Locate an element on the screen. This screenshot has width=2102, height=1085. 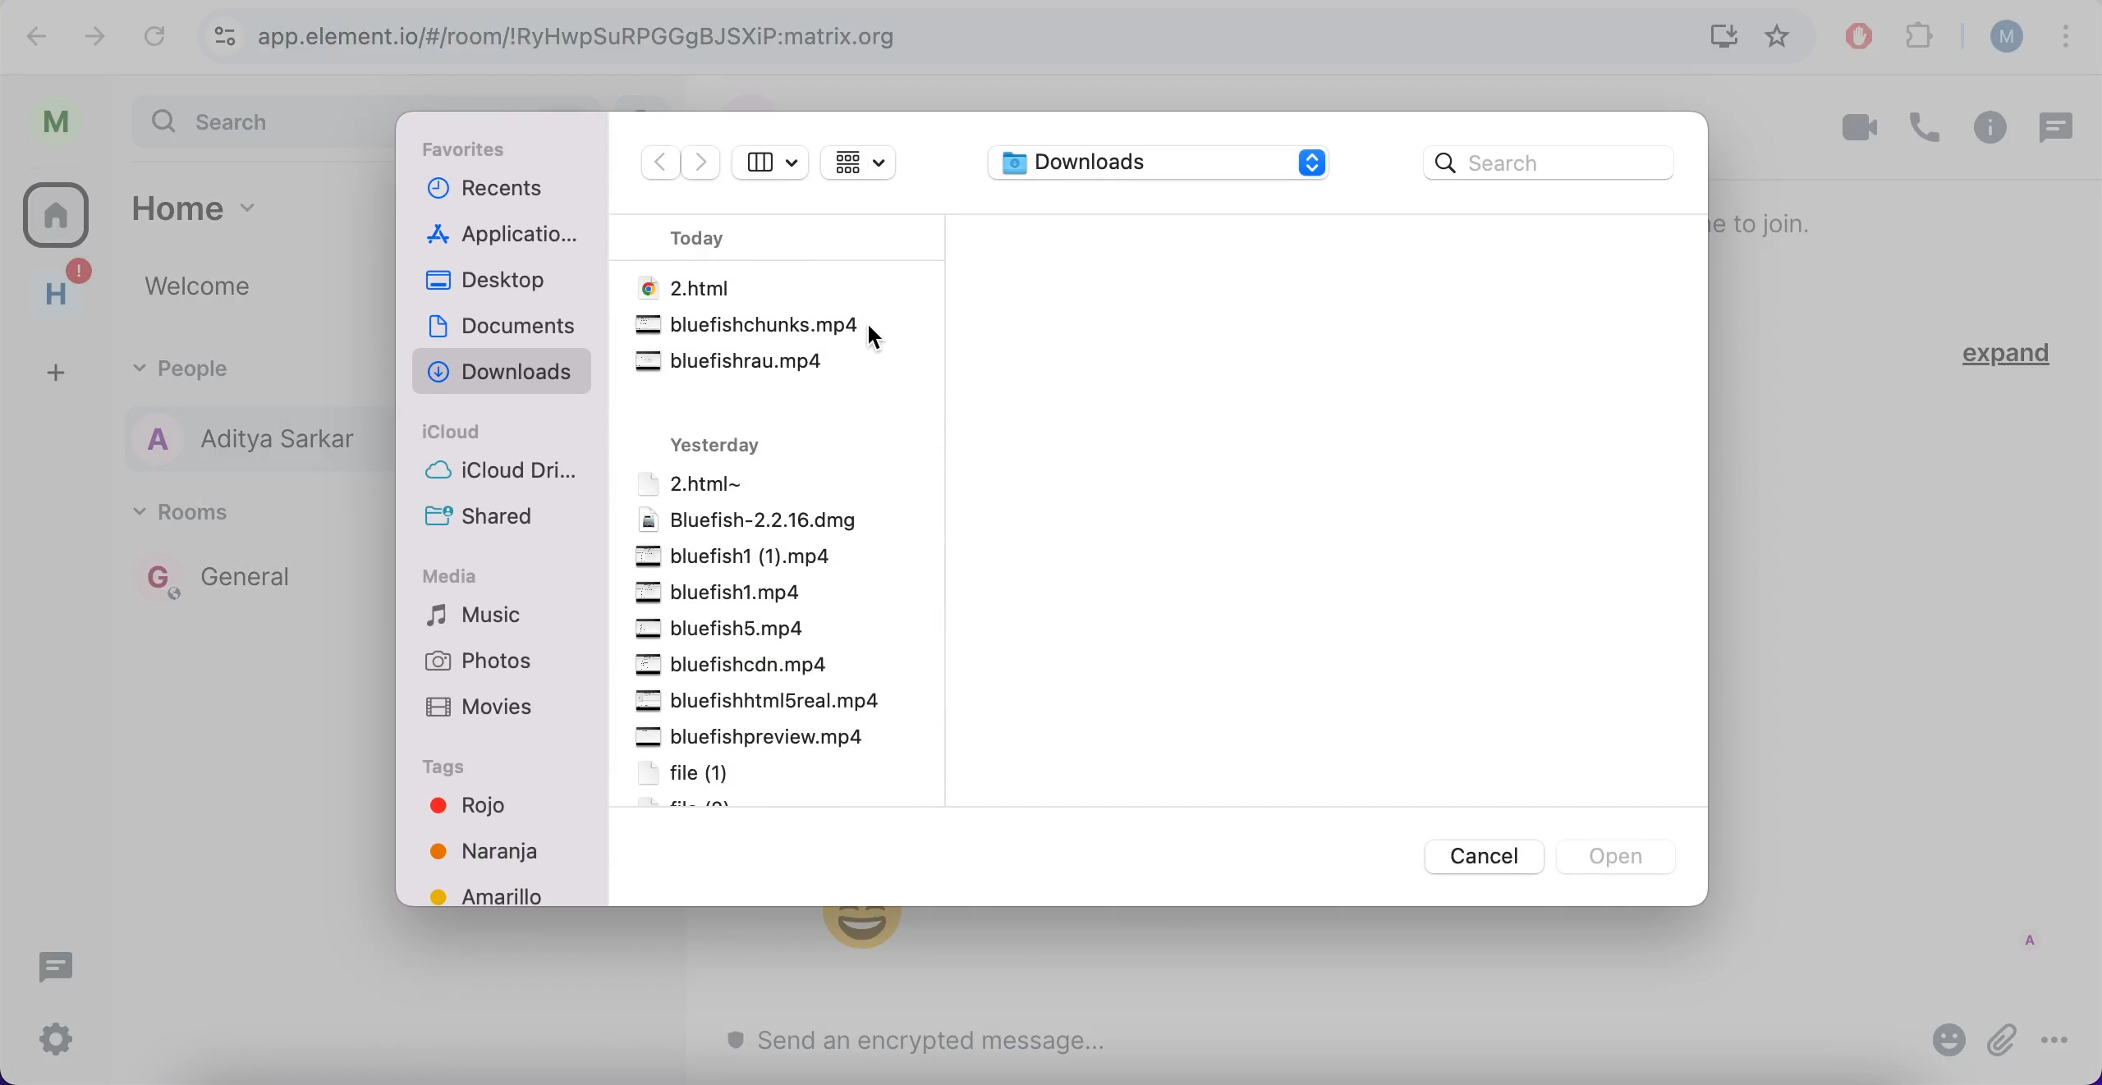
shared is located at coordinates (494, 515).